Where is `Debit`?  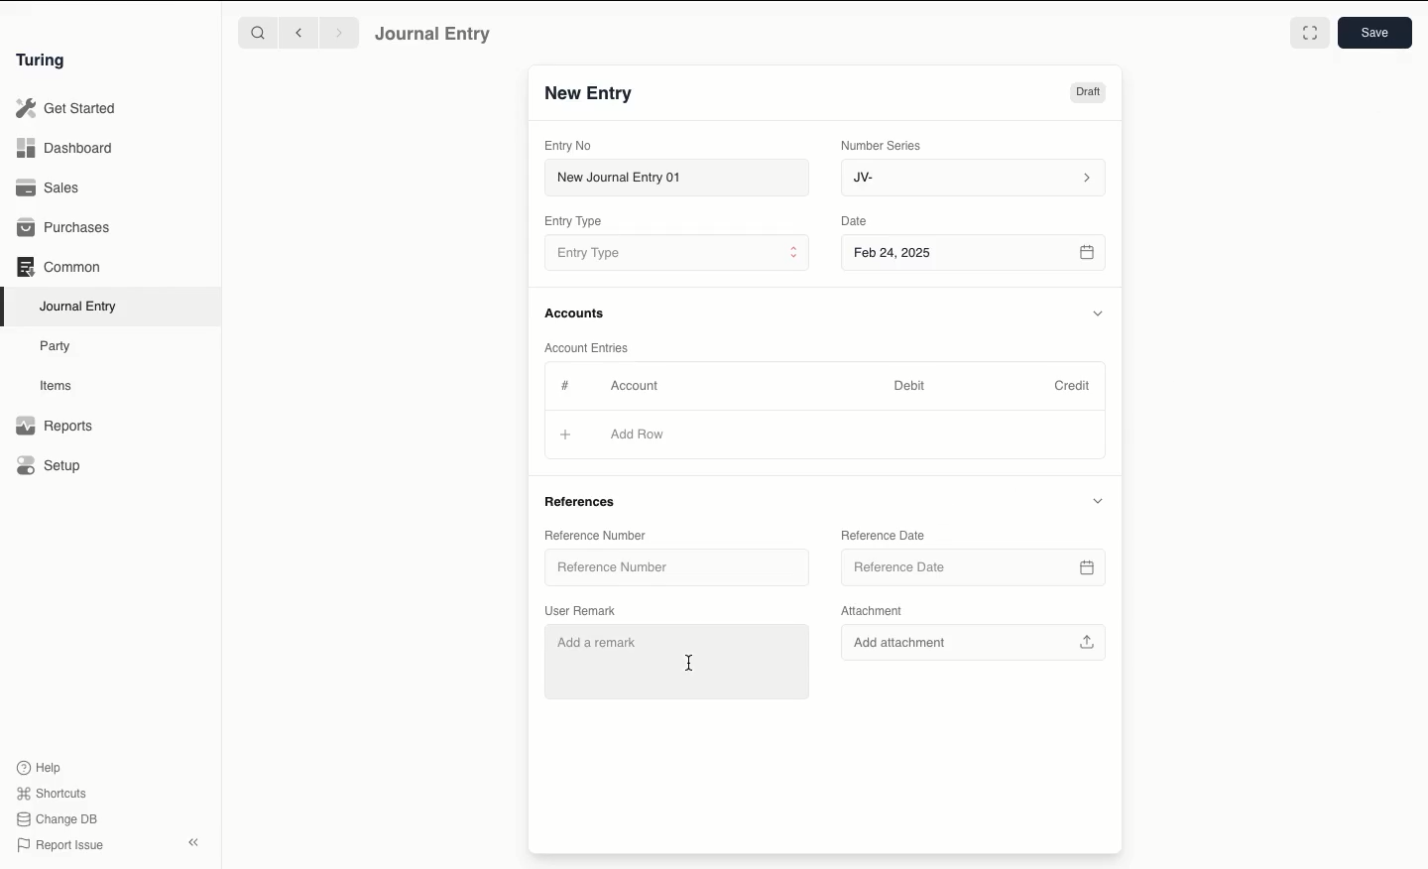
Debit is located at coordinates (909, 386).